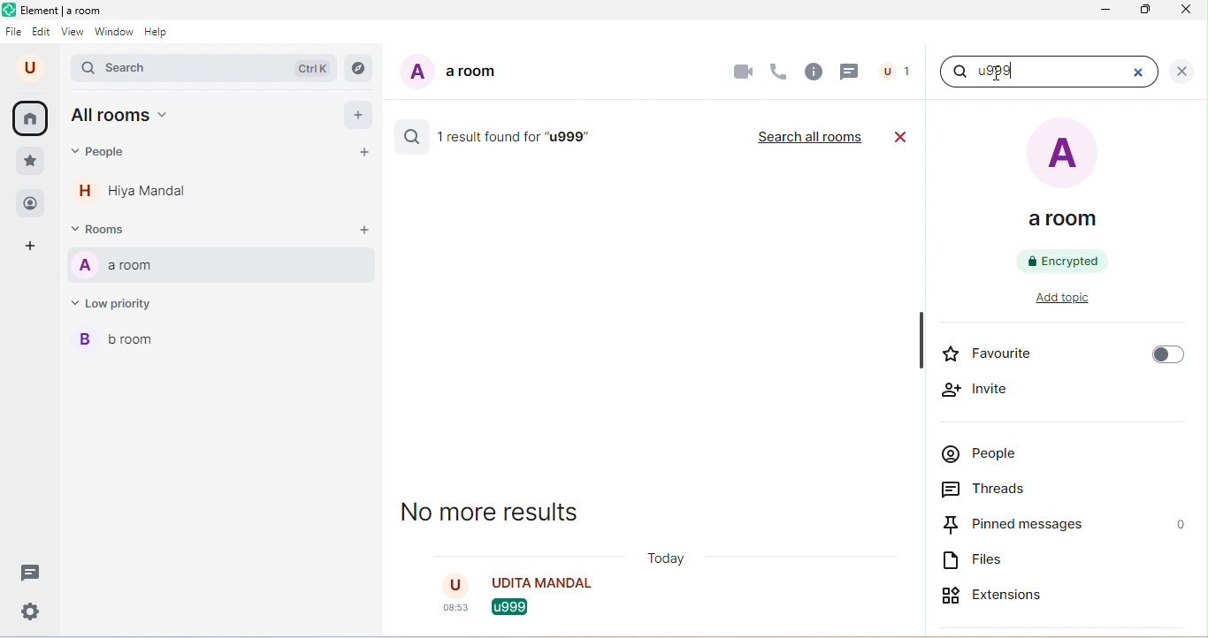  What do you see at coordinates (369, 154) in the screenshot?
I see `start chat` at bounding box center [369, 154].